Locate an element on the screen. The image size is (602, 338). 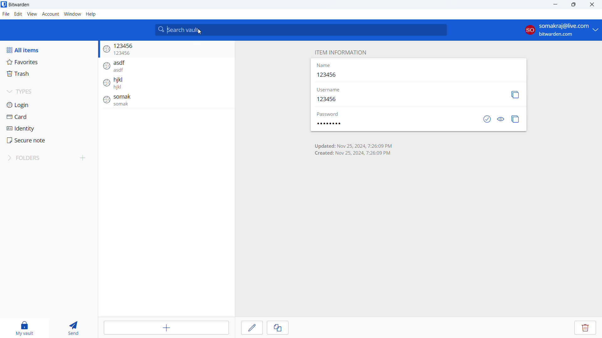
password label is located at coordinates (330, 113).